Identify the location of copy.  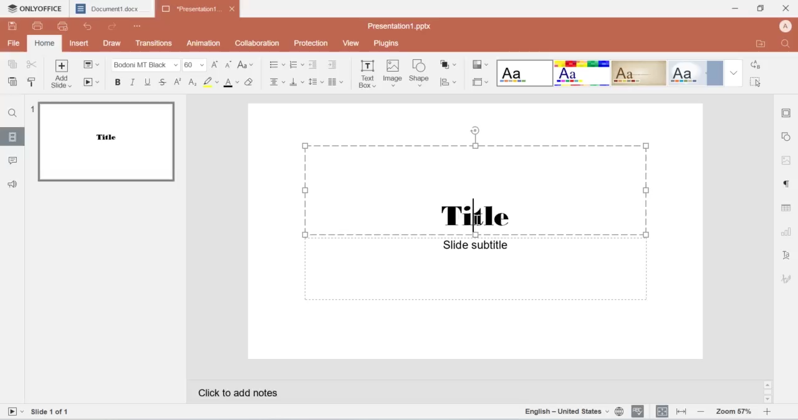
(14, 65).